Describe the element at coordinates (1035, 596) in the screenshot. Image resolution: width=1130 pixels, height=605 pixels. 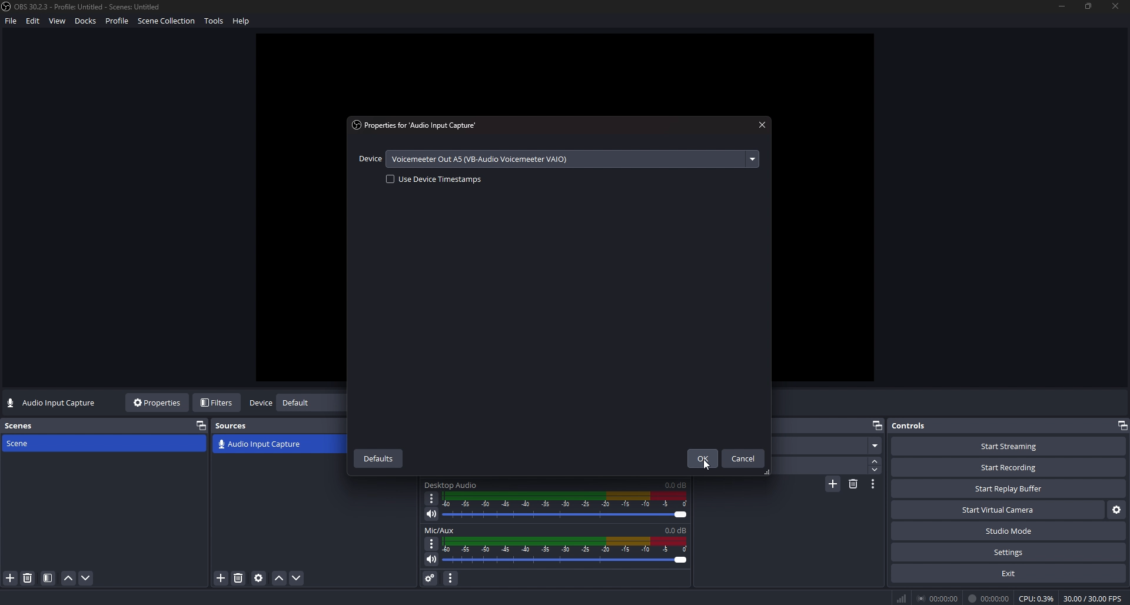
I see `0 CPU: 0.69` at that location.